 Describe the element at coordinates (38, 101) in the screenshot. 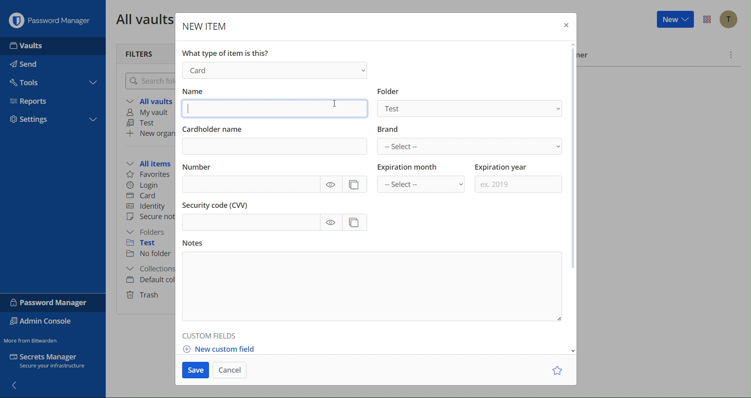

I see `Reports` at that location.